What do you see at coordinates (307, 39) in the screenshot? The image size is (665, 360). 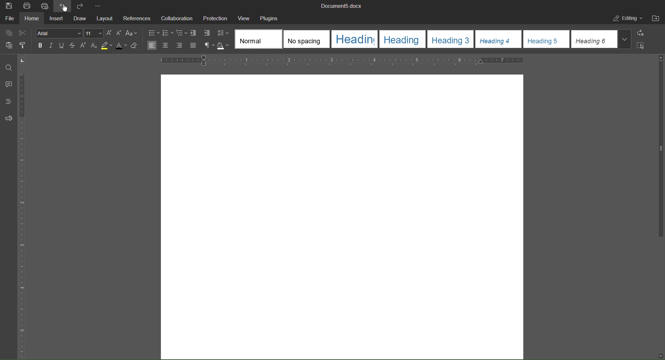 I see `template` at bounding box center [307, 39].